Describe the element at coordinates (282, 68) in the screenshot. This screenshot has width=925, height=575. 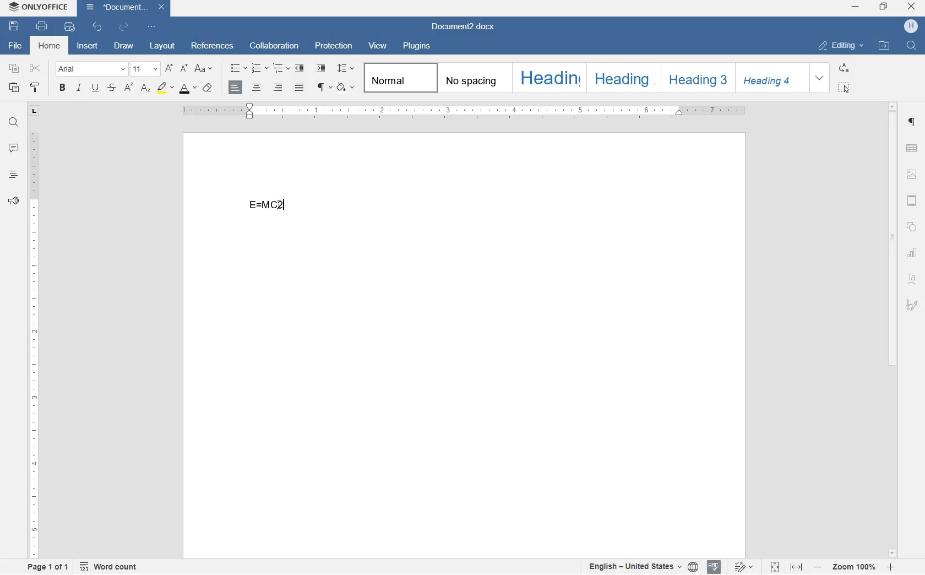
I see `multilevel list` at that location.